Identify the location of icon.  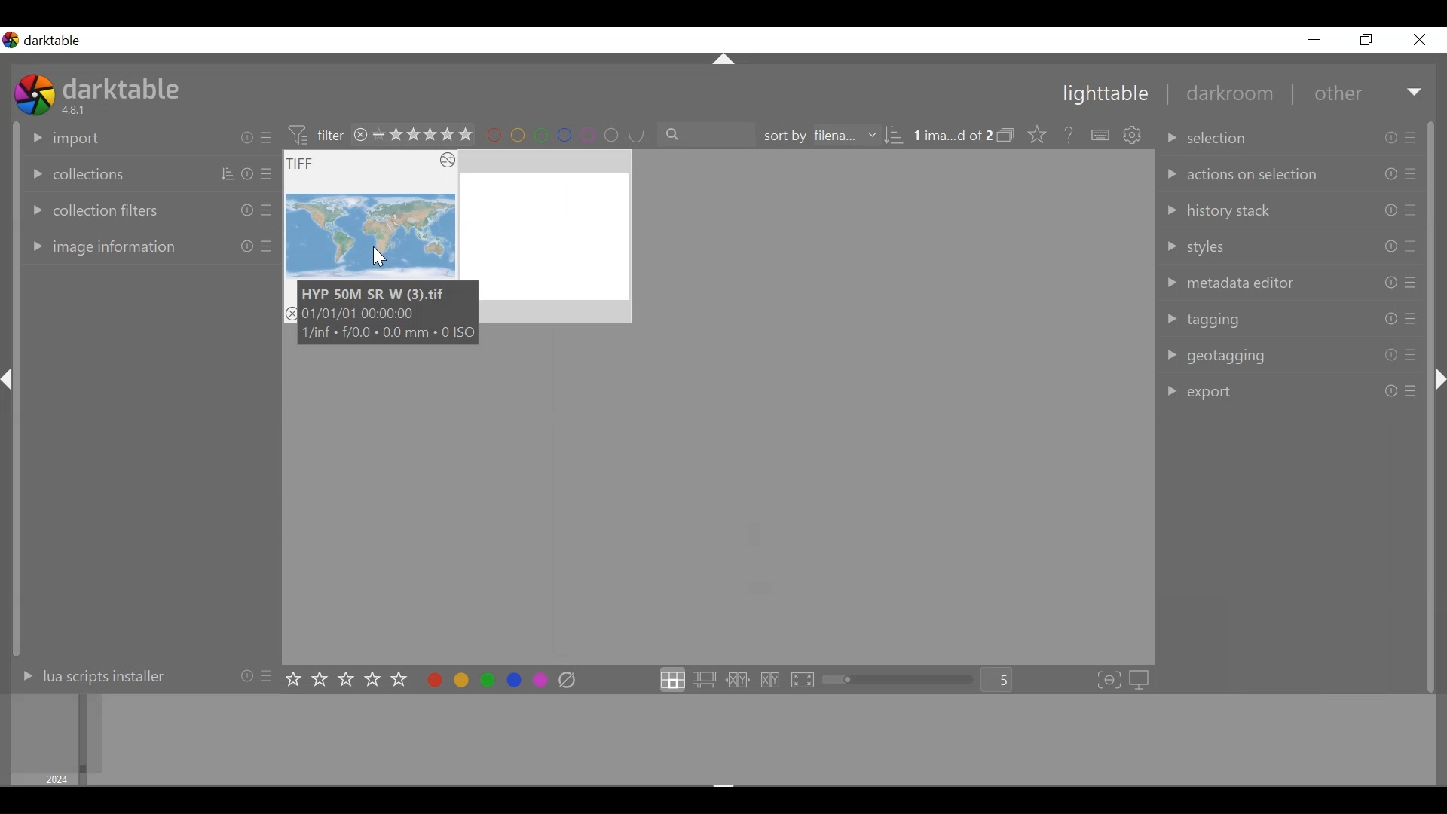
(447, 163).